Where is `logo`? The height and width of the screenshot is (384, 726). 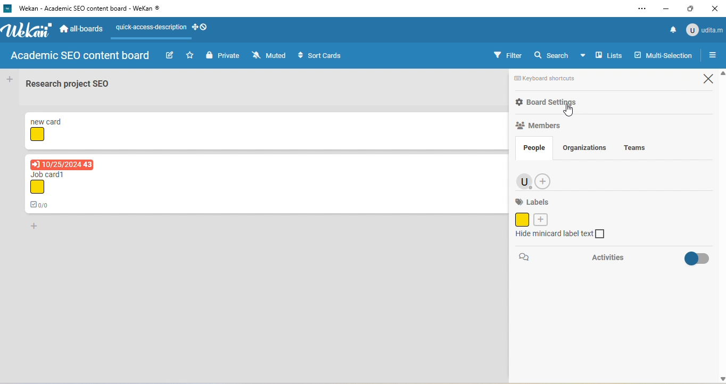 logo is located at coordinates (29, 30).